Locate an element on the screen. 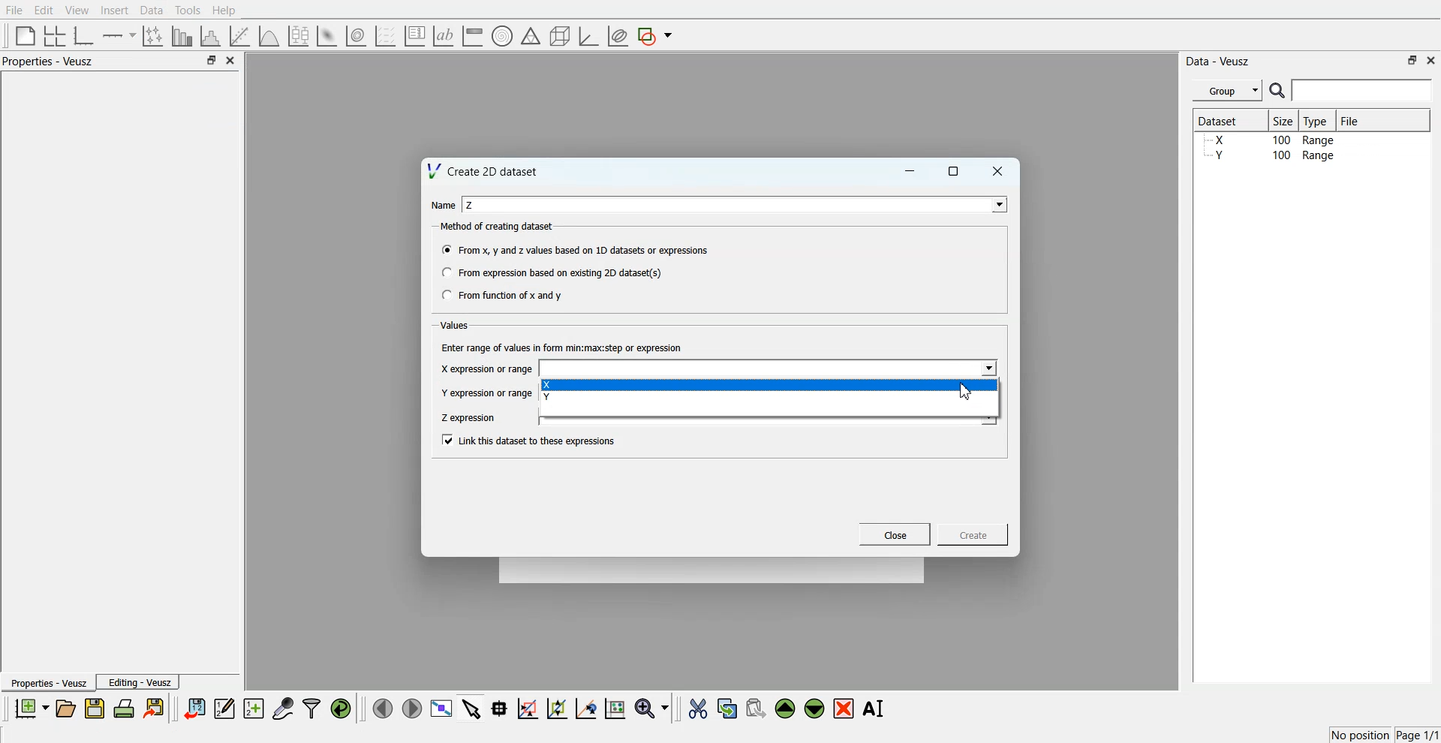  From function of x and y is located at coordinates (504, 294).